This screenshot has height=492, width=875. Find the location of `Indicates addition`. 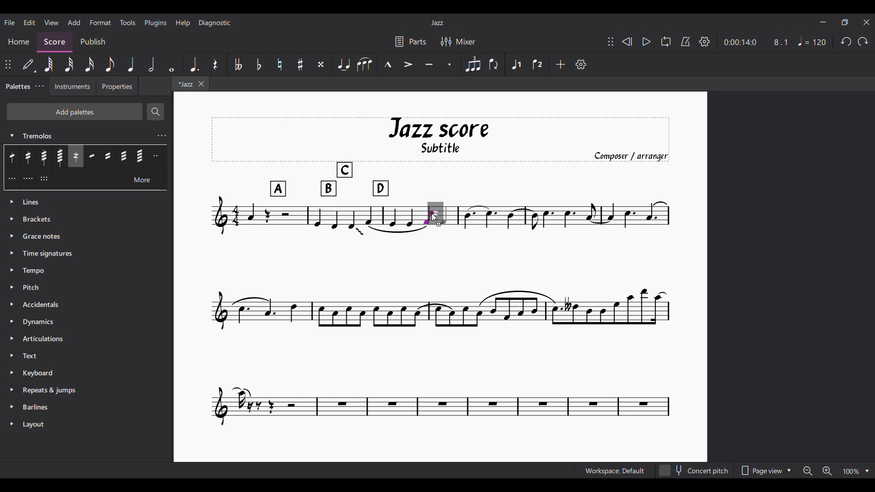

Indicates addition is located at coordinates (439, 224).